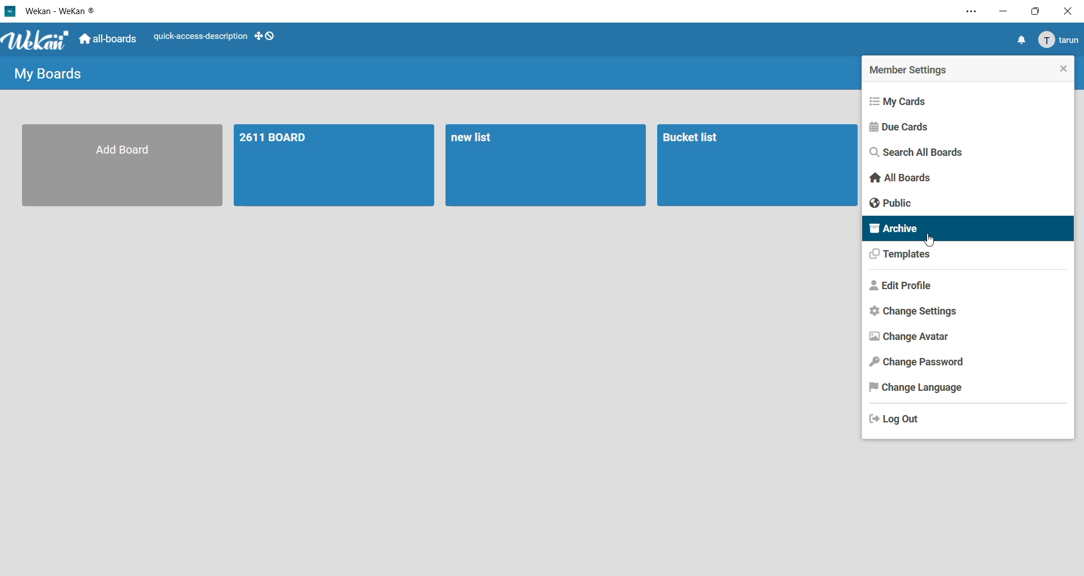  Describe the element at coordinates (1057, 41) in the screenshot. I see `menu` at that location.